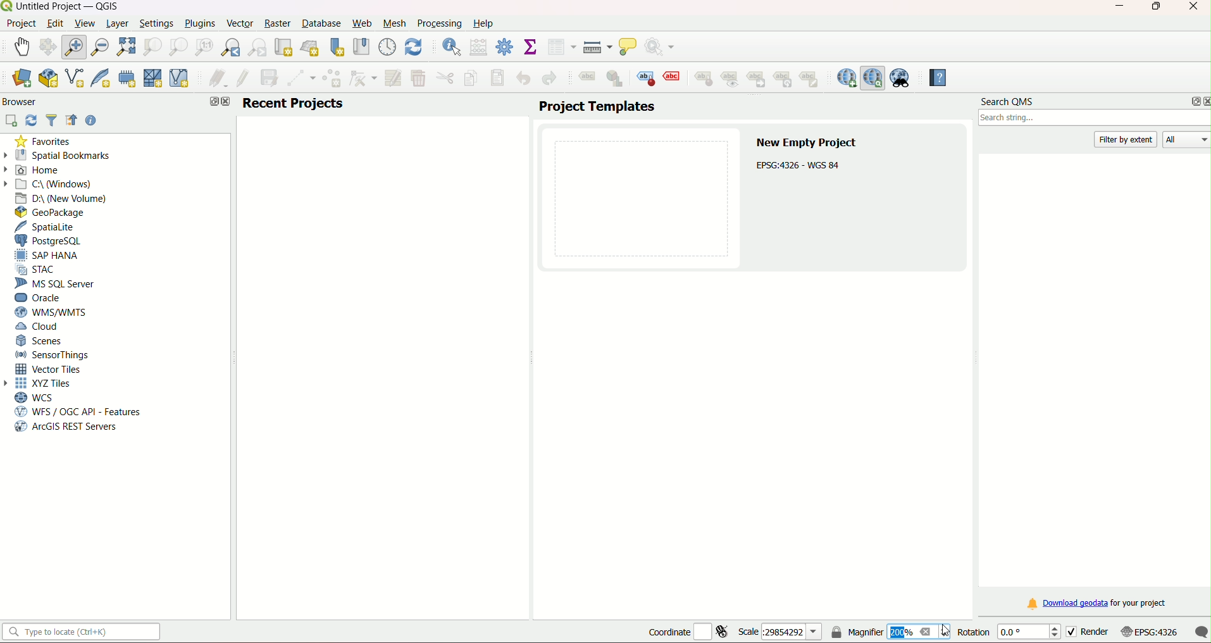 The height and width of the screenshot is (643, 1211). What do you see at coordinates (39, 328) in the screenshot?
I see `Cloud` at bounding box center [39, 328].